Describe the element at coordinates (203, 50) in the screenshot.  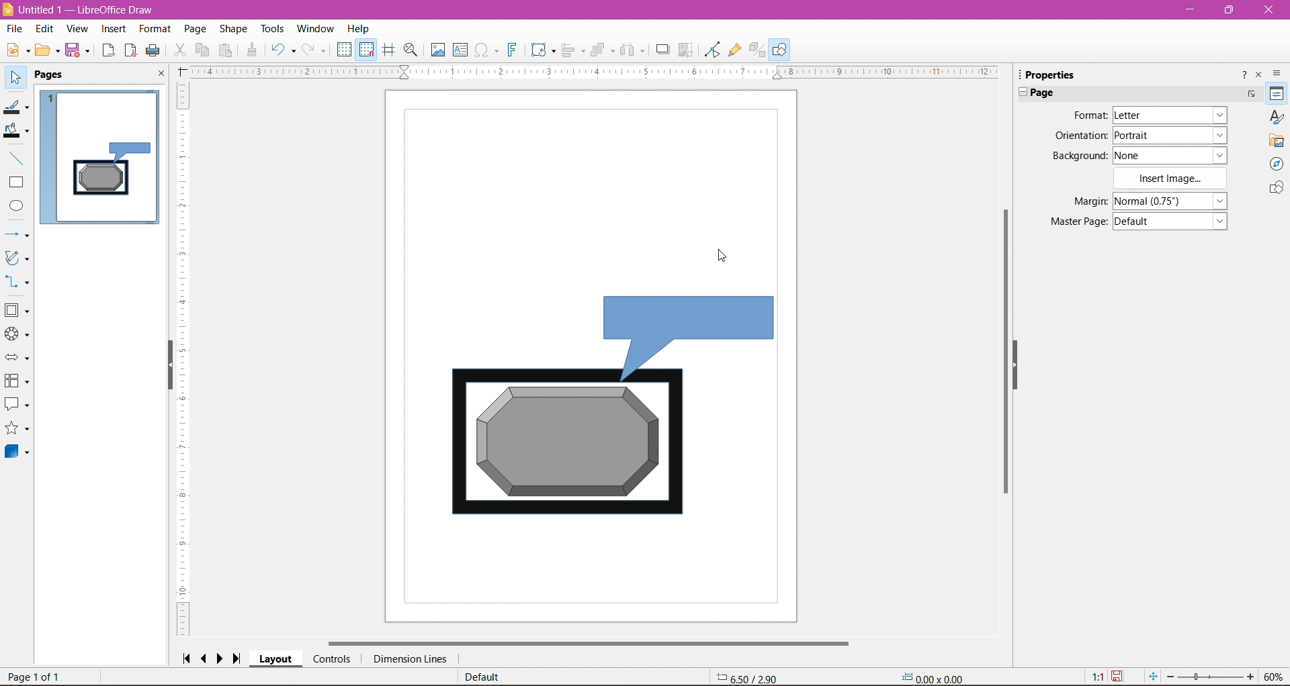
I see `Copy` at that location.